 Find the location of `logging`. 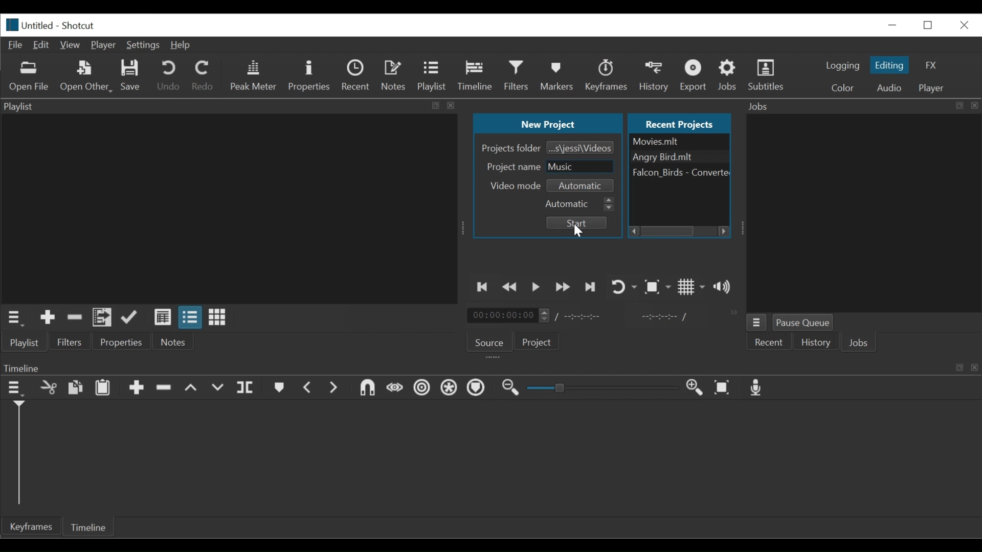

logging is located at coordinates (845, 66).